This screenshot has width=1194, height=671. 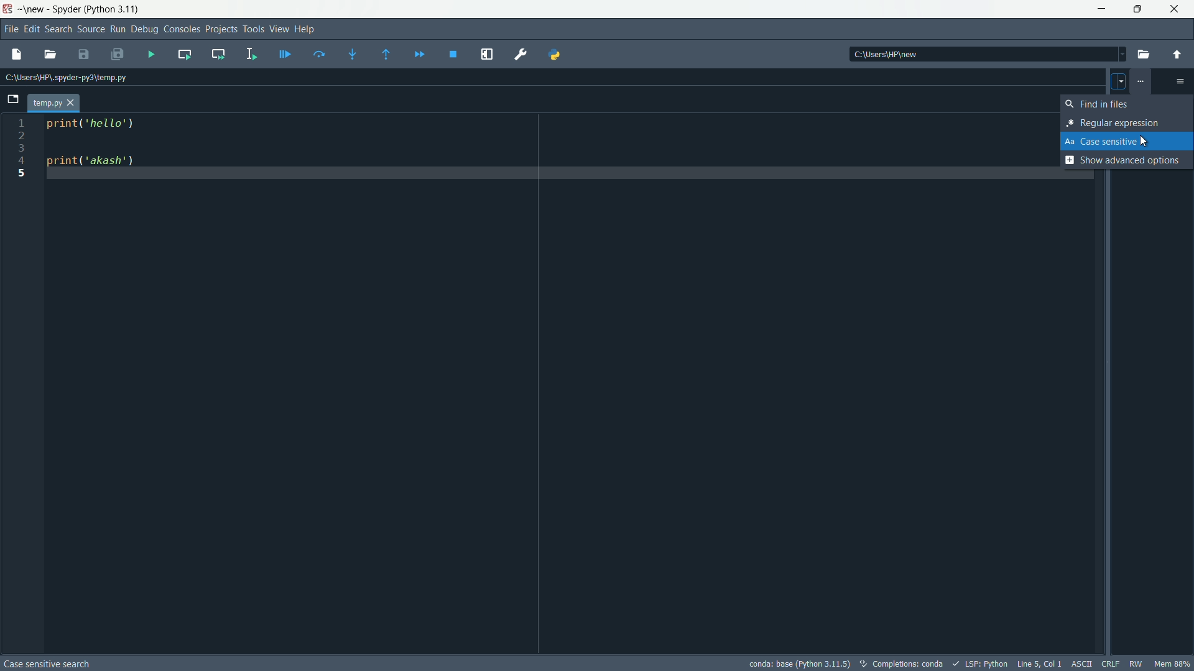 What do you see at coordinates (16, 99) in the screenshot?
I see `Browse tab` at bounding box center [16, 99].